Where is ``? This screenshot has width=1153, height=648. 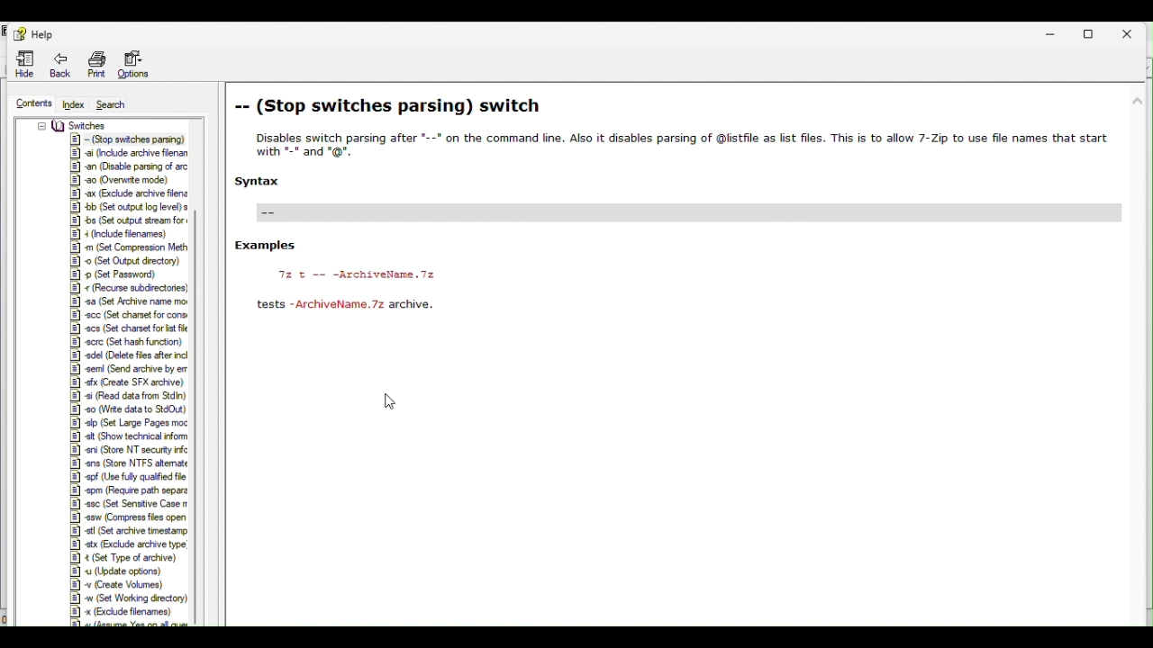
 is located at coordinates (75, 124).